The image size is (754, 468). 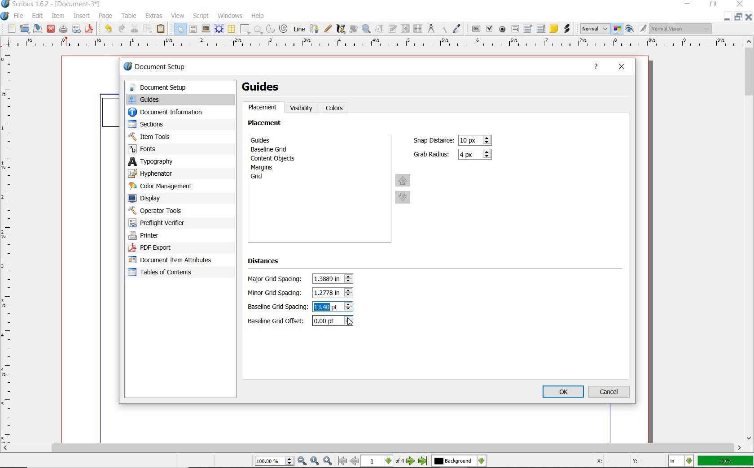 I want to click on Baseline Grid Offset, so click(x=332, y=321).